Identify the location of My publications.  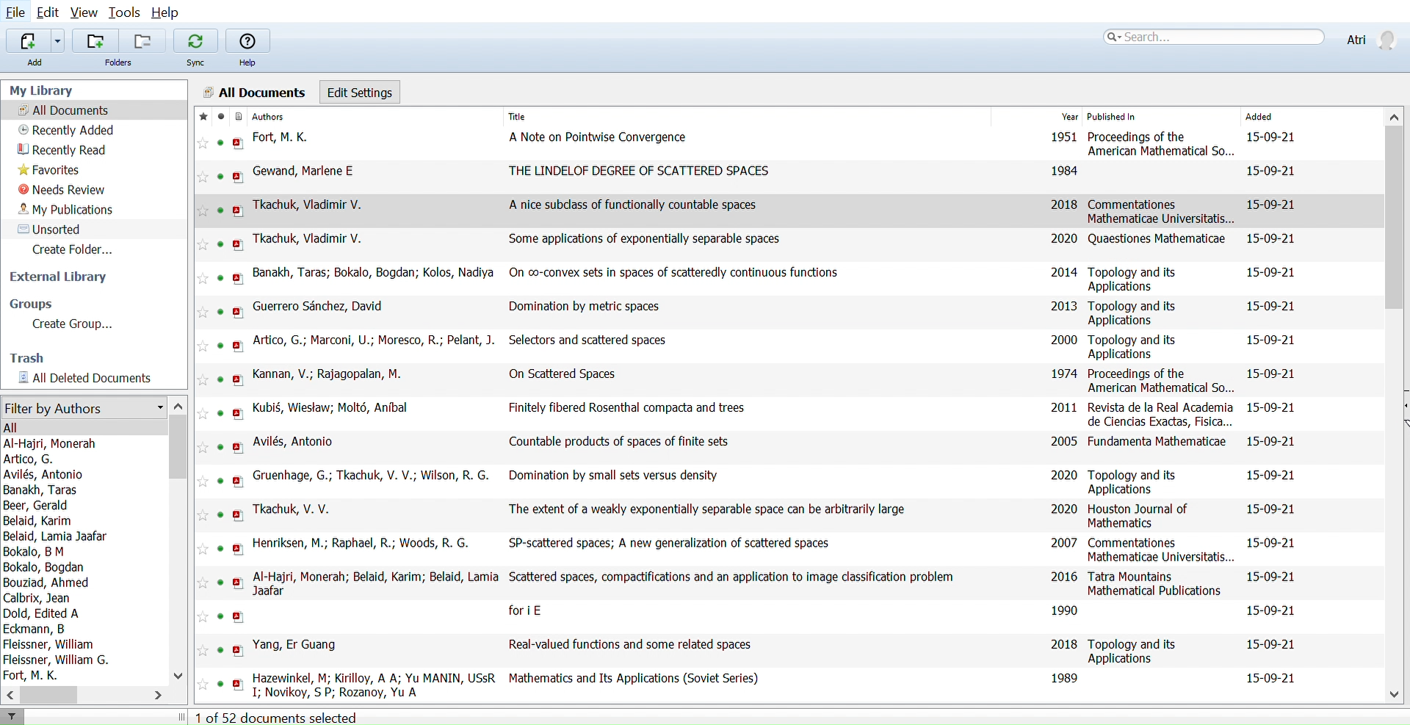
(68, 210).